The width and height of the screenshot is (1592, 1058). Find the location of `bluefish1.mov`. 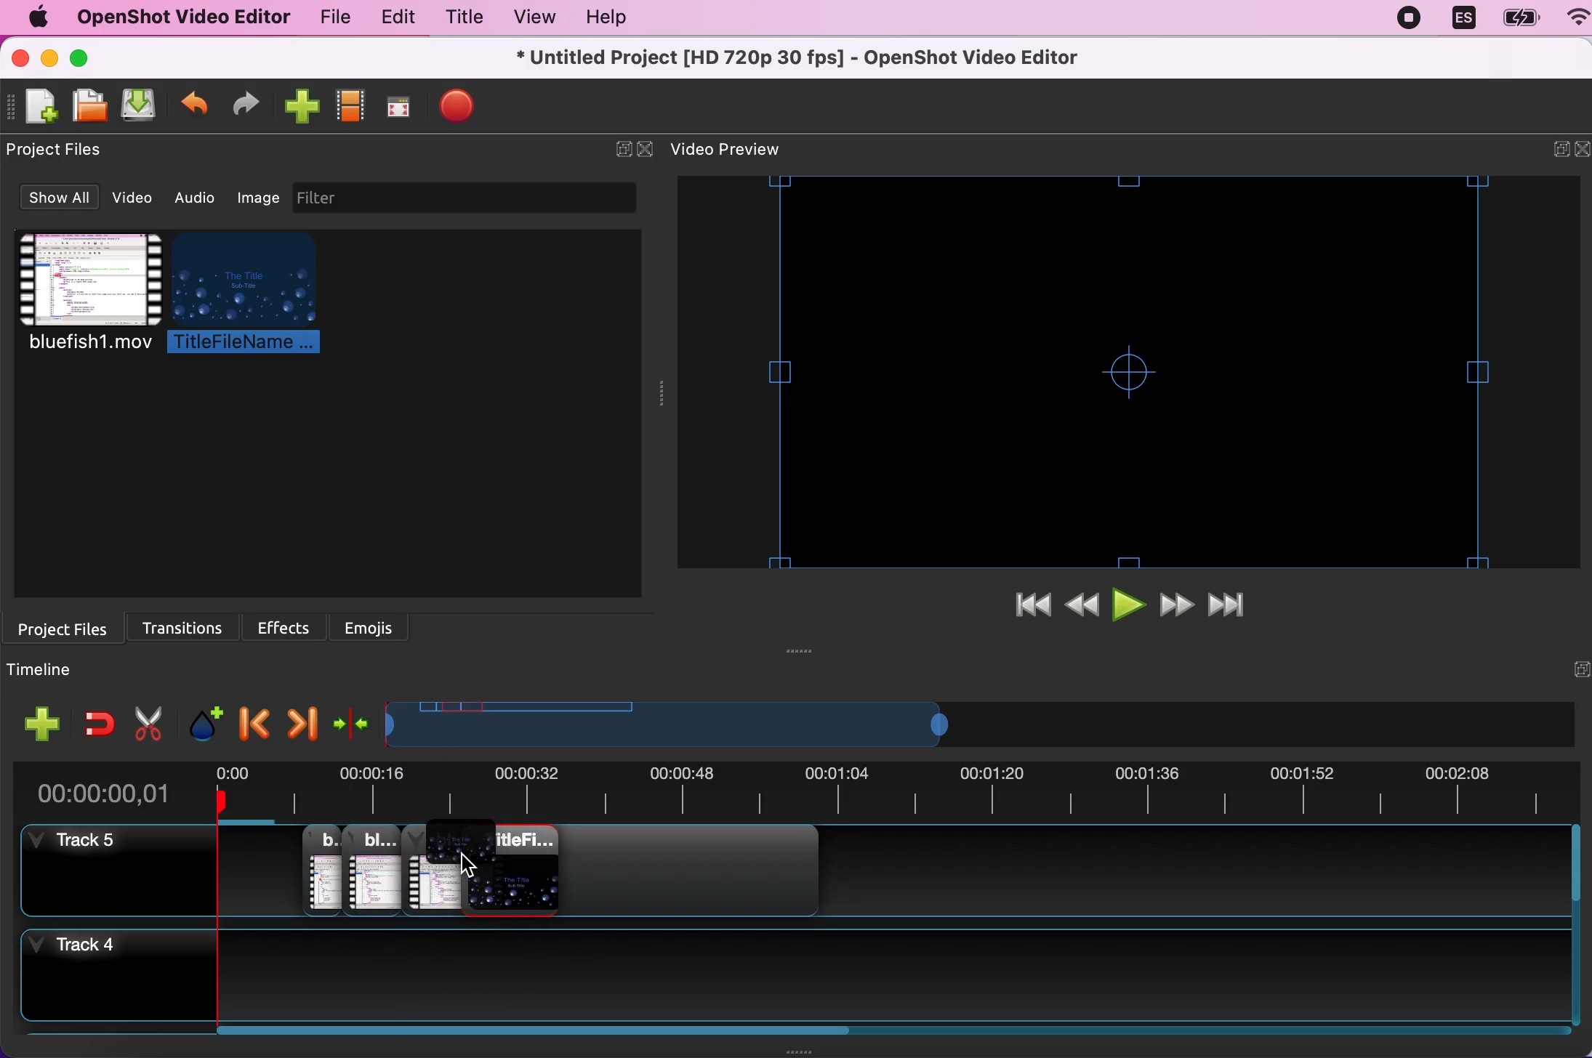

bluefish1.mov is located at coordinates (86, 294).